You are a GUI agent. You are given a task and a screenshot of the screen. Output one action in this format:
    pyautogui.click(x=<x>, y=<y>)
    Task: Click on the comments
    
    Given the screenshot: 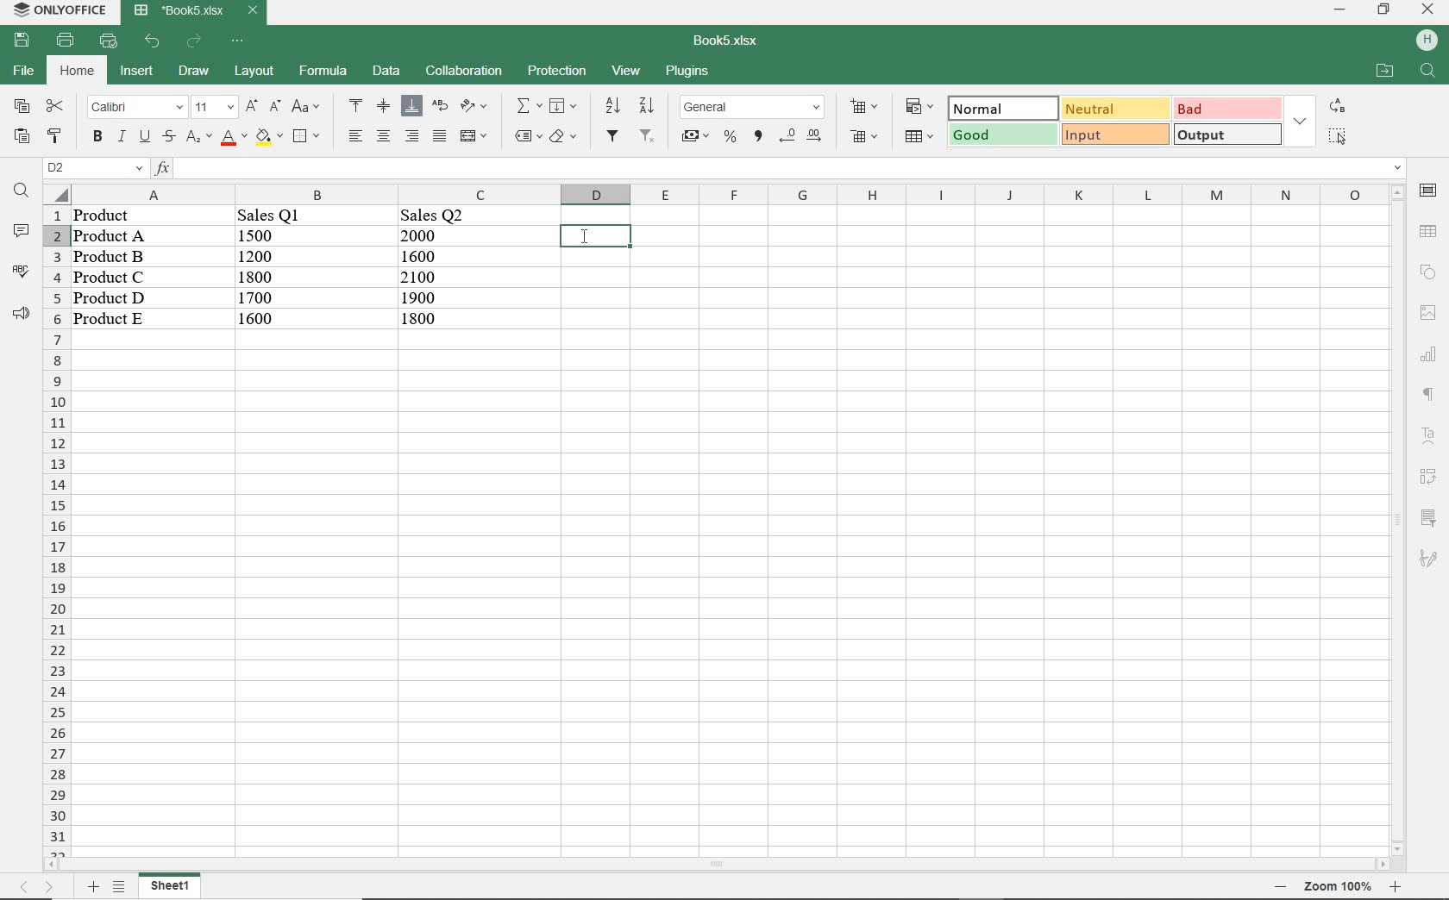 What is the action you would take?
    pyautogui.click(x=20, y=231)
    